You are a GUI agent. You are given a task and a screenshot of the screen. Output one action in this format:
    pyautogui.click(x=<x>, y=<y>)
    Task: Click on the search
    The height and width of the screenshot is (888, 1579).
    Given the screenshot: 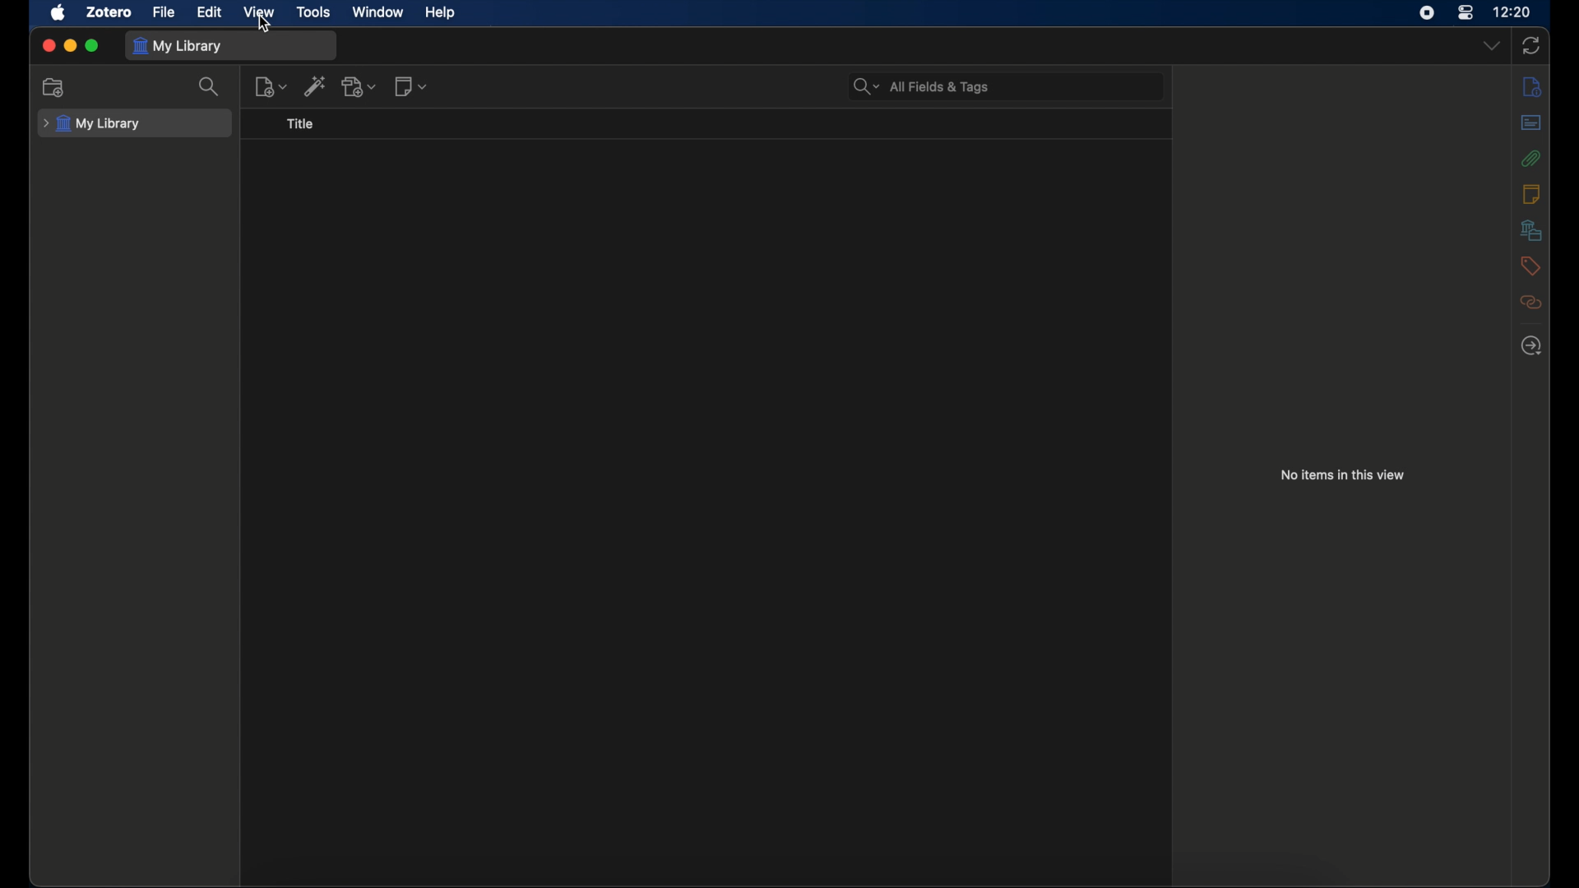 What is the action you would take?
    pyautogui.click(x=209, y=87)
    